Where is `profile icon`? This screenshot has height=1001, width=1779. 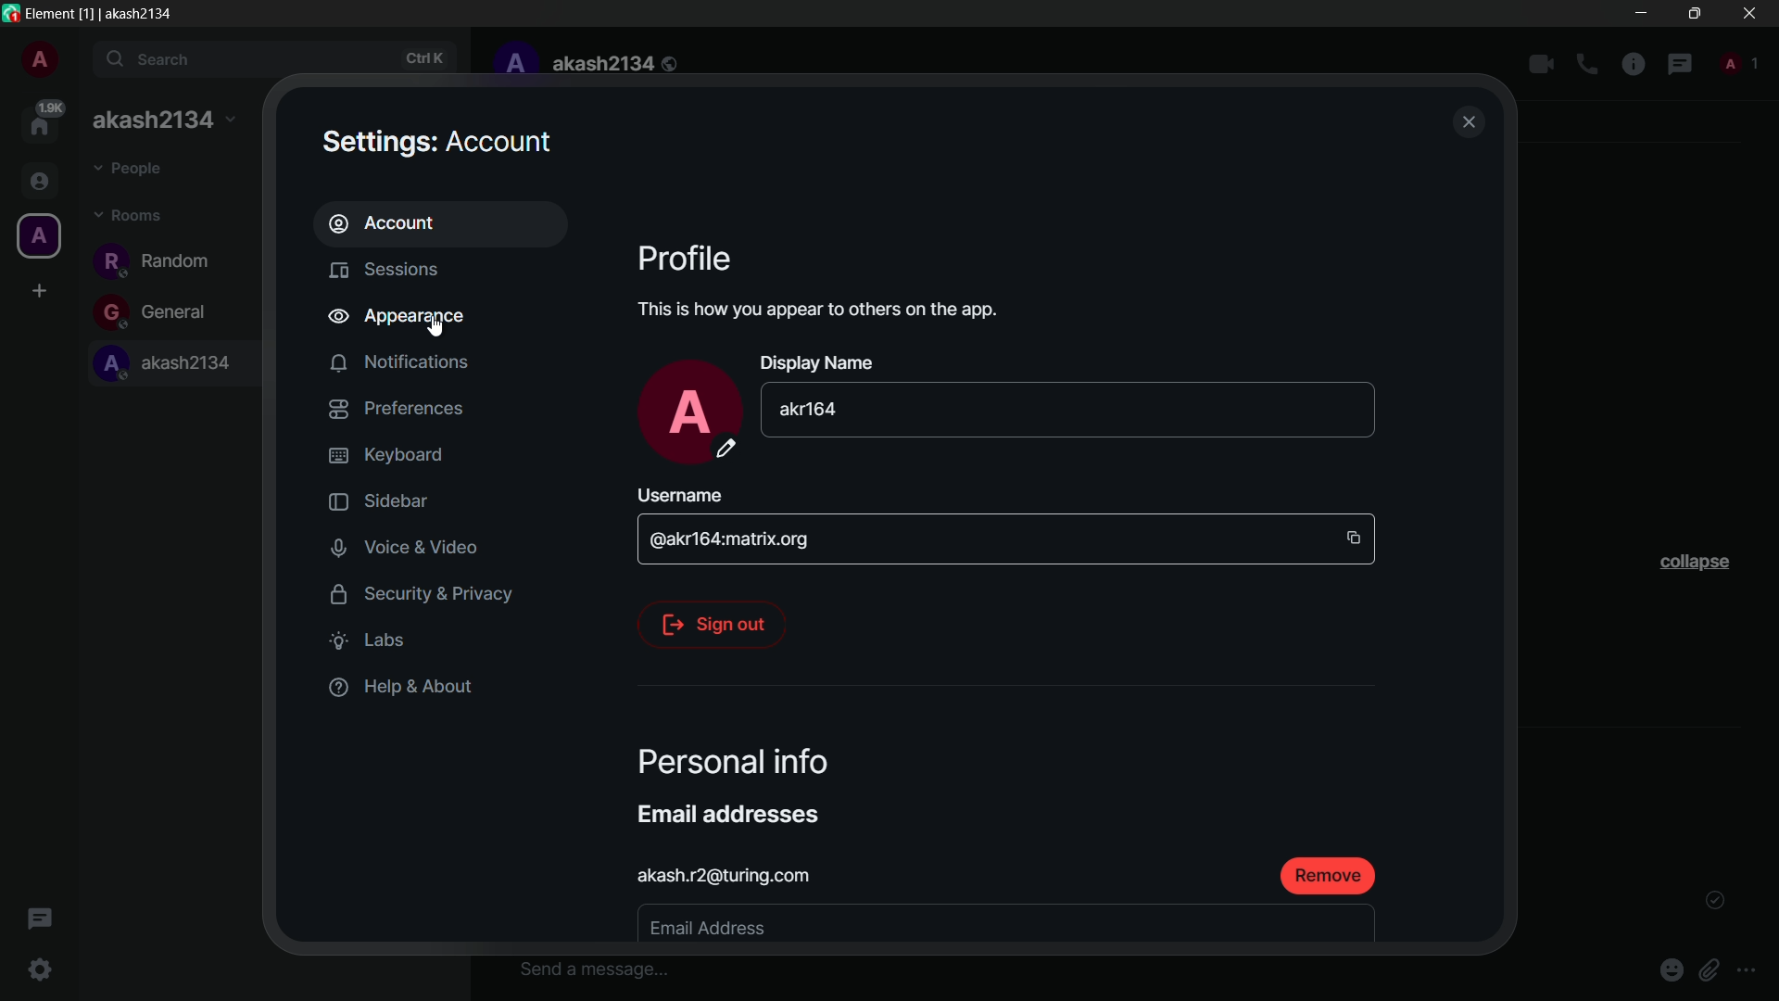
profile icon is located at coordinates (688, 412).